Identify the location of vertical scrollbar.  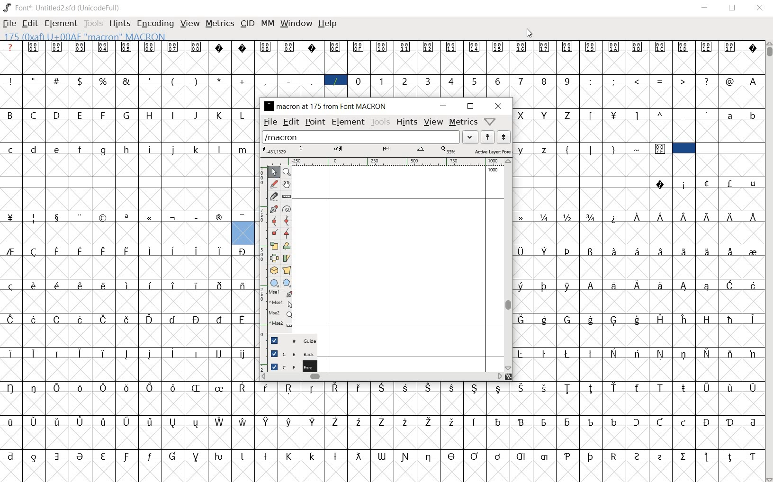
(505, 264).